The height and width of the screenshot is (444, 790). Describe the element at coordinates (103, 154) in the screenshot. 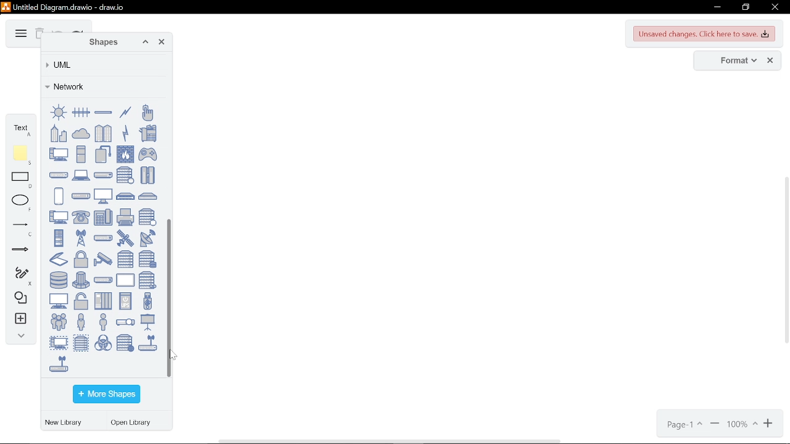

I see `external storage` at that location.